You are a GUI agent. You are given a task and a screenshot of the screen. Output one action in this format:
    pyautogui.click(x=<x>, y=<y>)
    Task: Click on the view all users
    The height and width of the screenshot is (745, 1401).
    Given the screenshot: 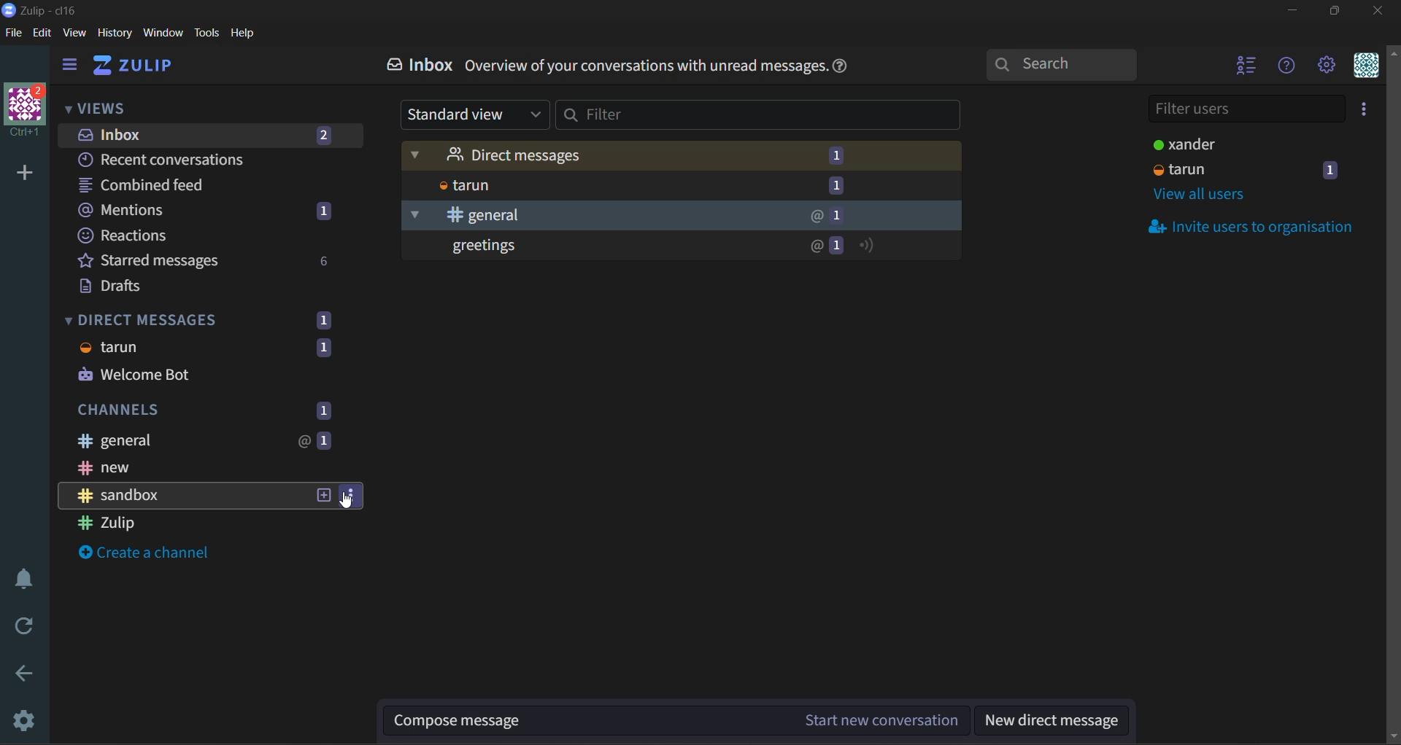 What is the action you would take?
    pyautogui.click(x=1200, y=198)
    